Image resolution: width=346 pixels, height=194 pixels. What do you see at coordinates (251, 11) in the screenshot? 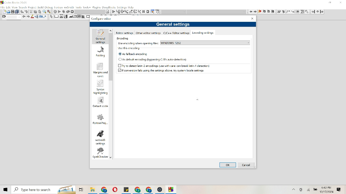
I see `Move left` at bounding box center [251, 11].